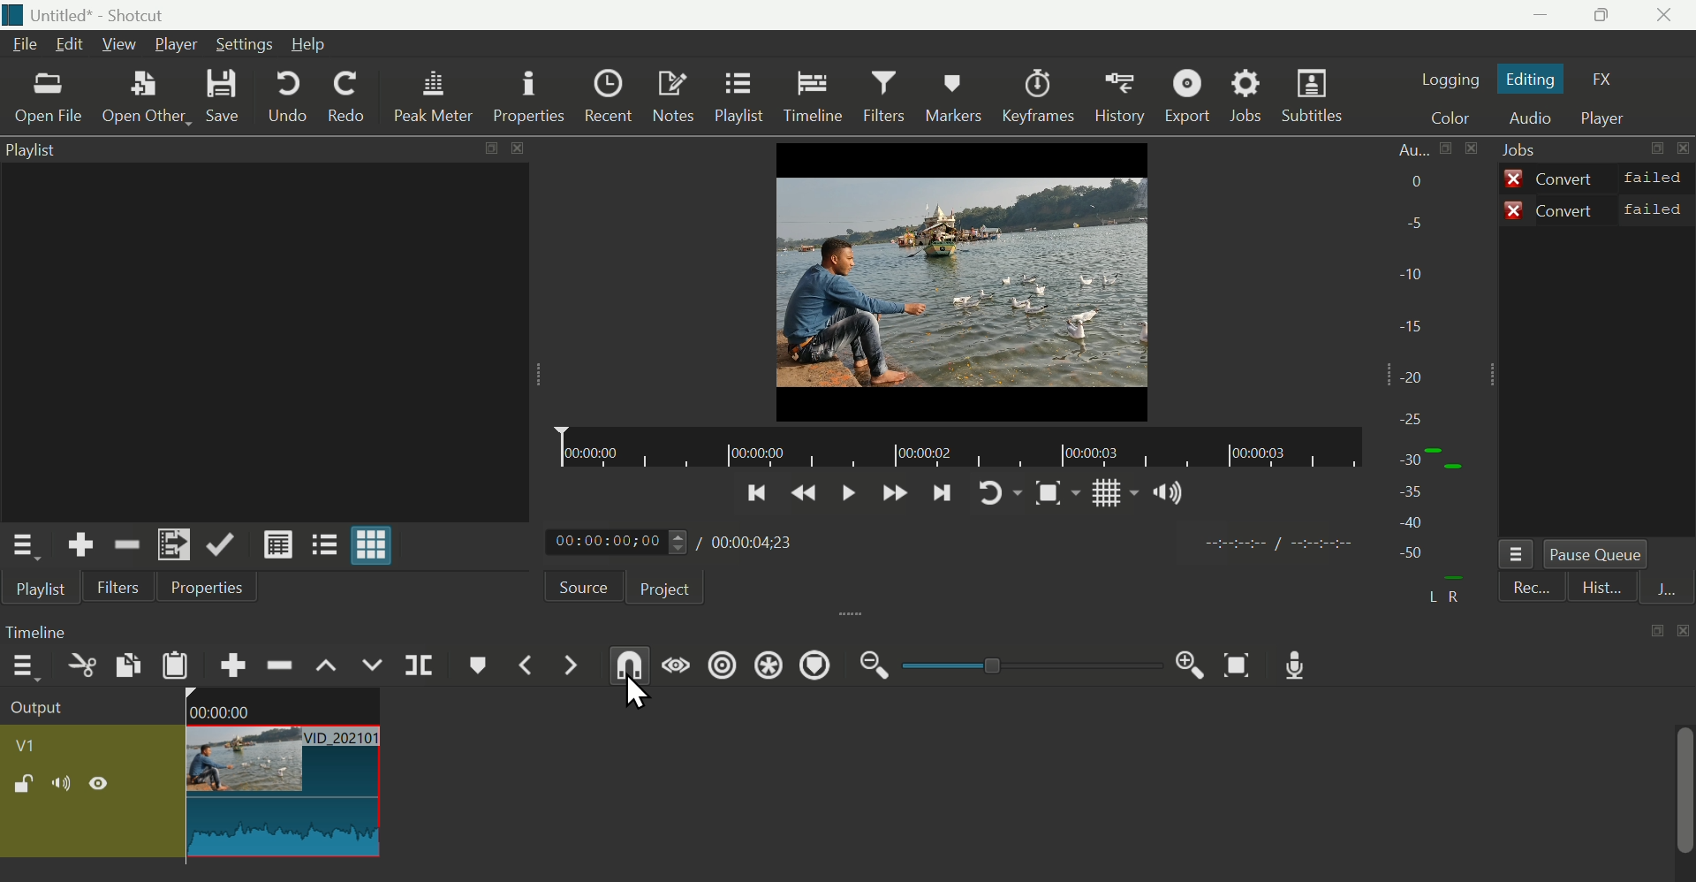 This screenshot has width=1696, height=882. What do you see at coordinates (1121, 97) in the screenshot?
I see `History` at bounding box center [1121, 97].